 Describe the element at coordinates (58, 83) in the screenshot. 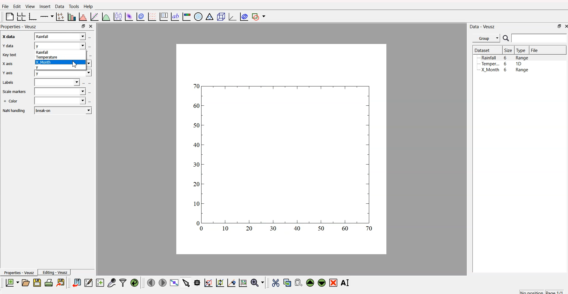

I see `field` at that location.